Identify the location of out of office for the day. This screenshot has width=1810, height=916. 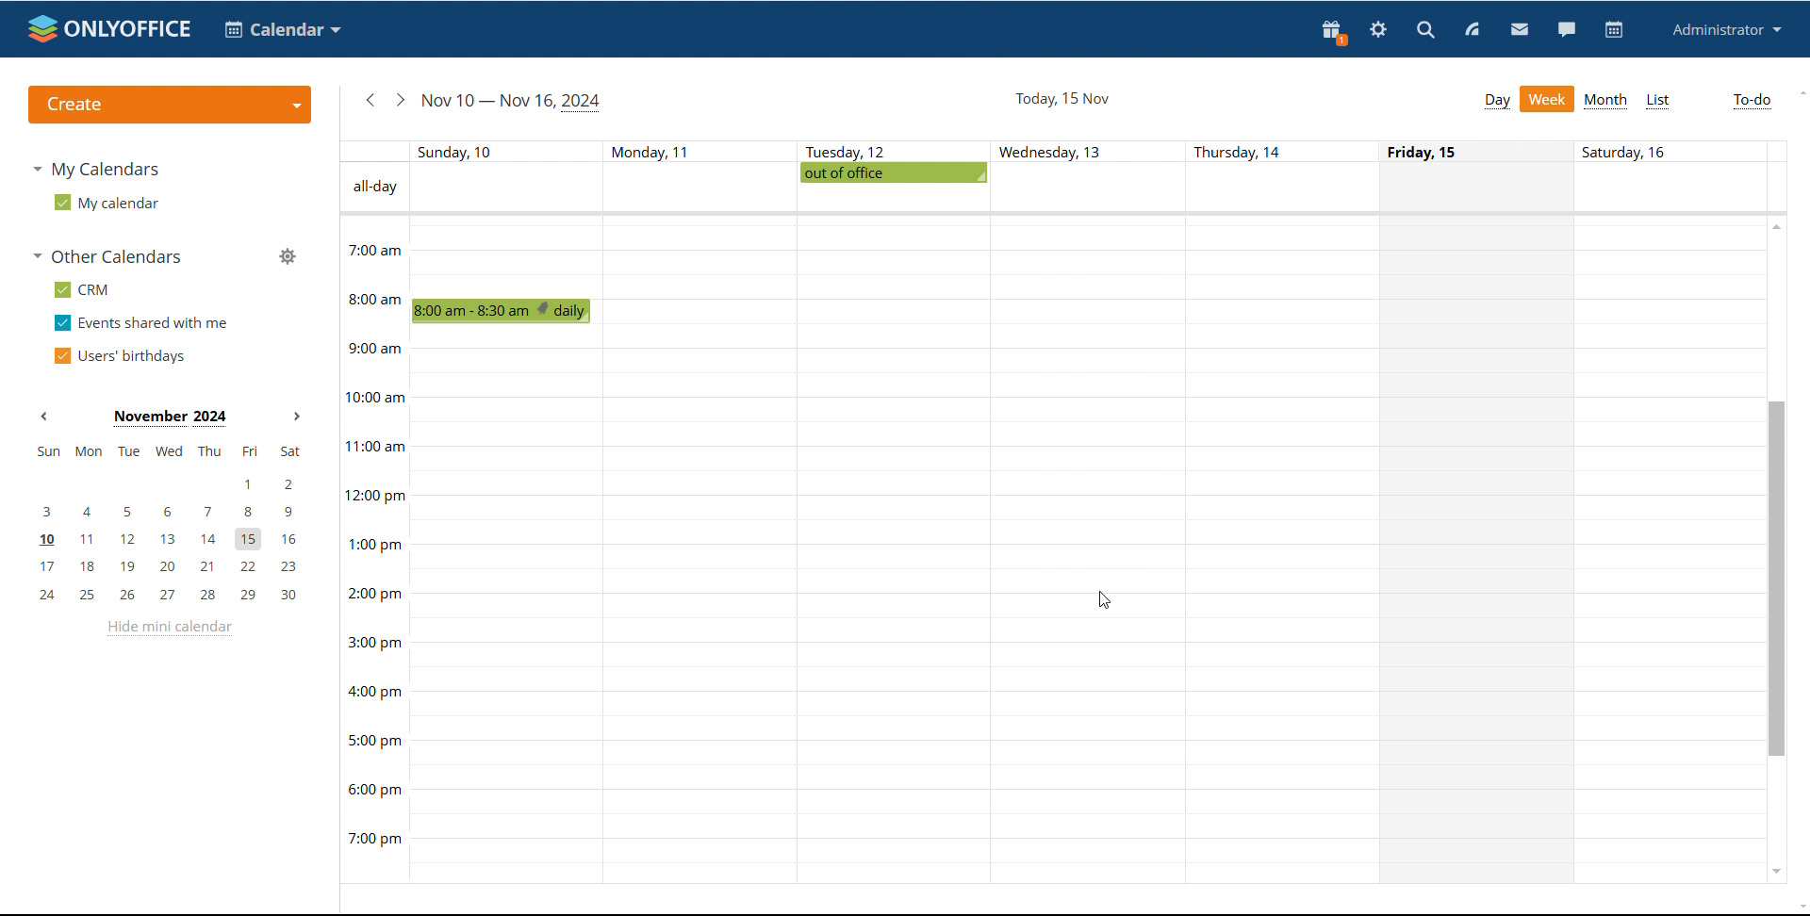
(894, 172).